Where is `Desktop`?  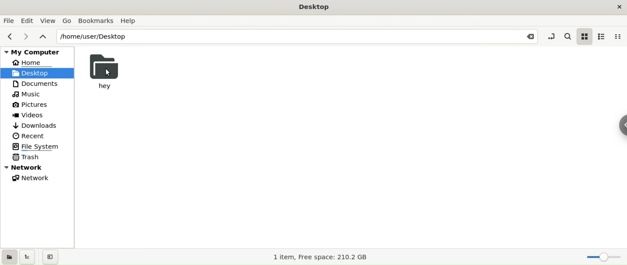 Desktop is located at coordinates (314, 7).